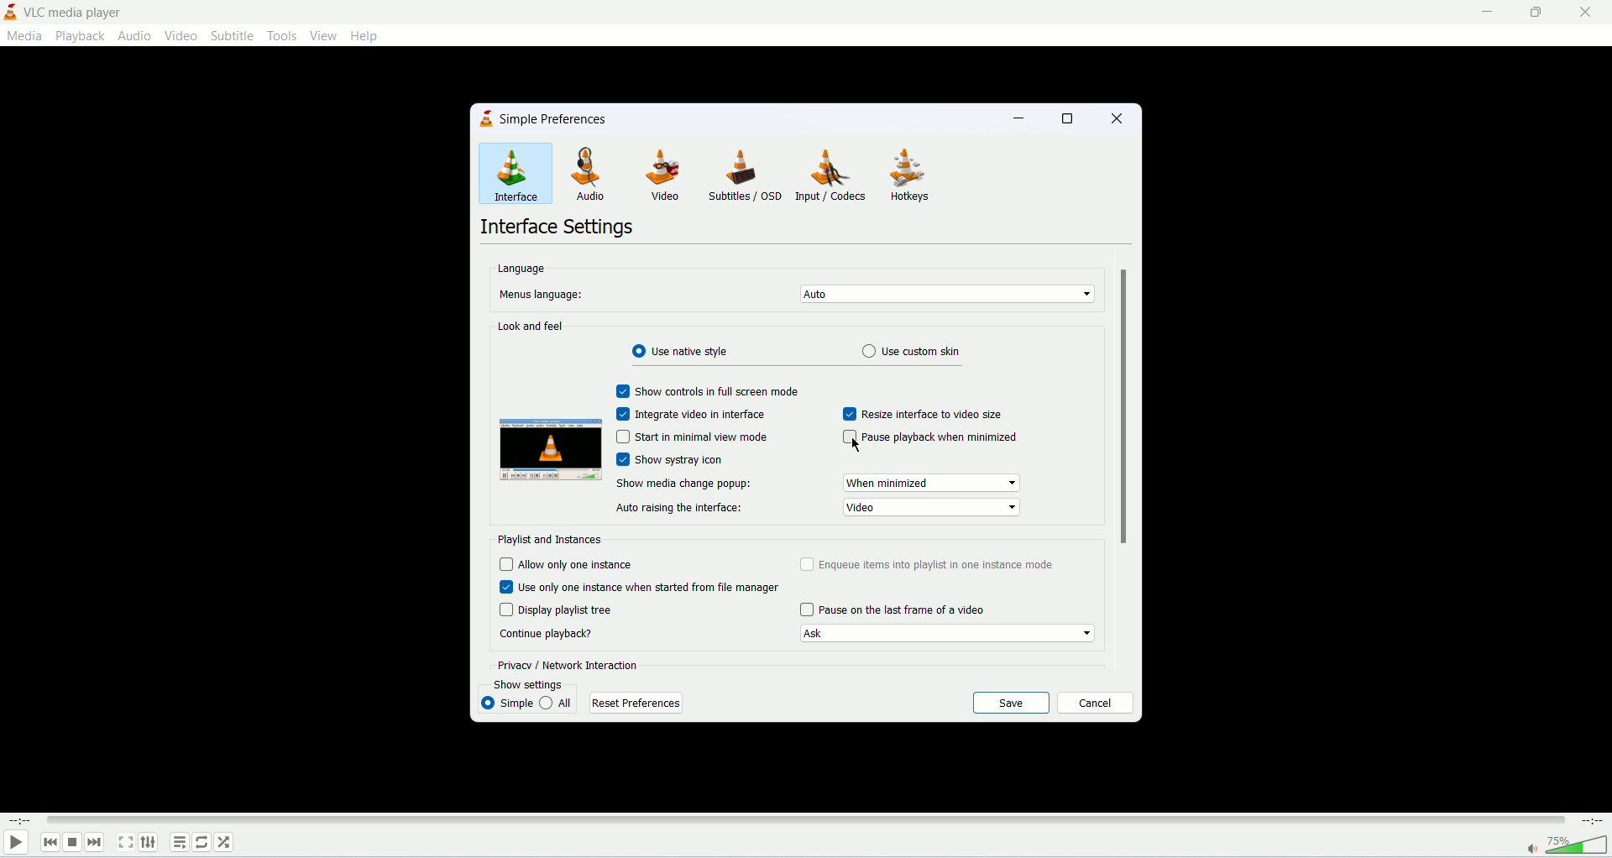 Image resolution: width=1612 pixels, height=858 pixels. I want to click on integrate video, so click(700, 416).